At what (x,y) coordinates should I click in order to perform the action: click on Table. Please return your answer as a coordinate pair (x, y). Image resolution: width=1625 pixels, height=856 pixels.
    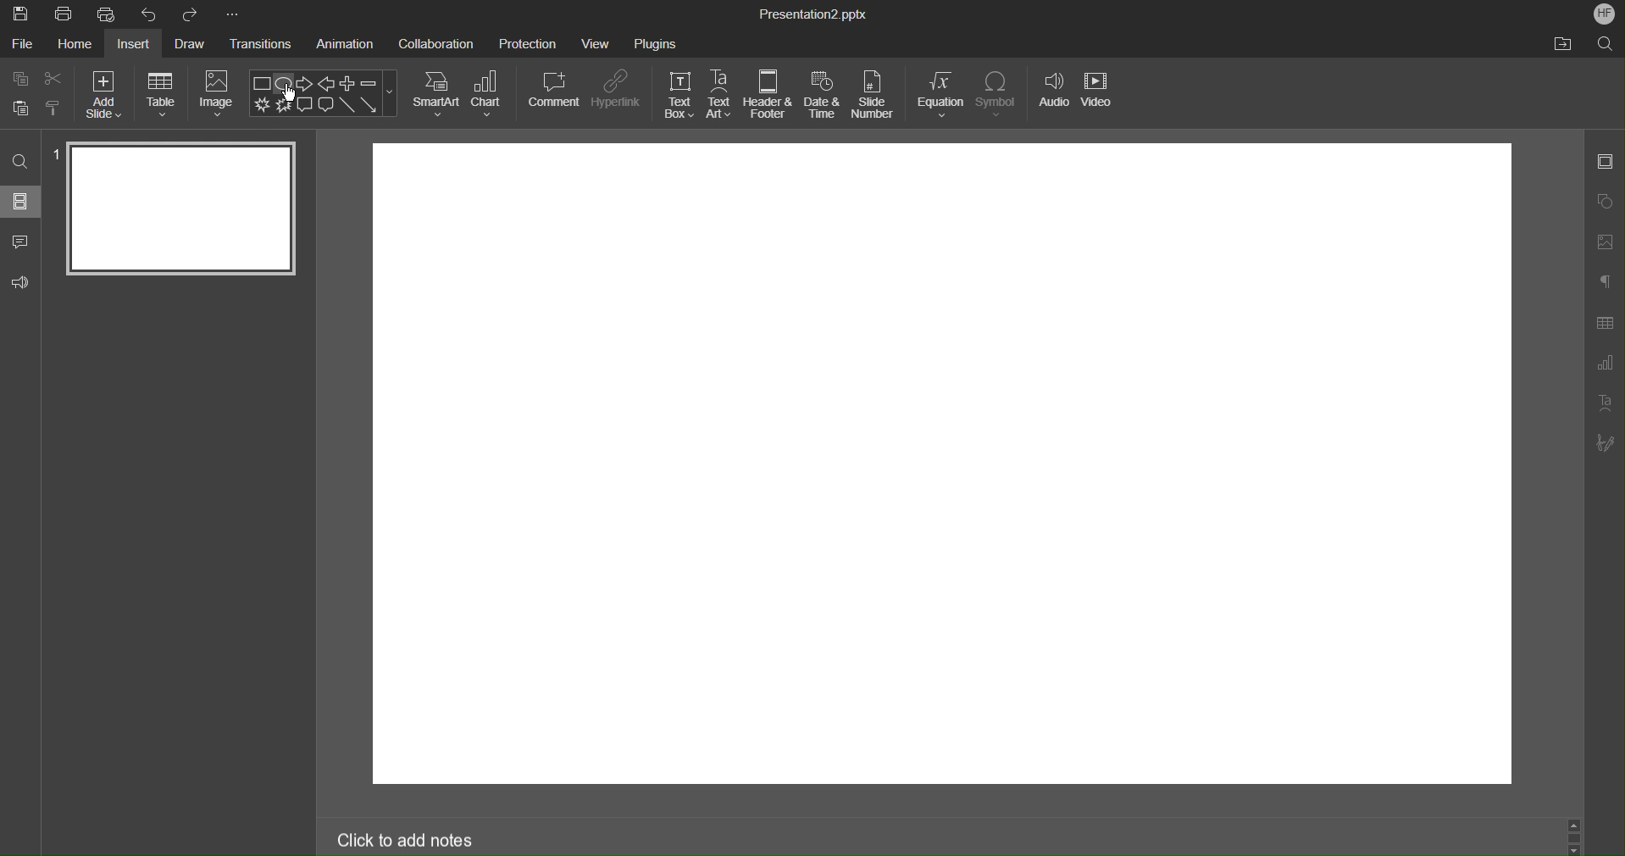
    Looking at the image, I should click on (161, 93).